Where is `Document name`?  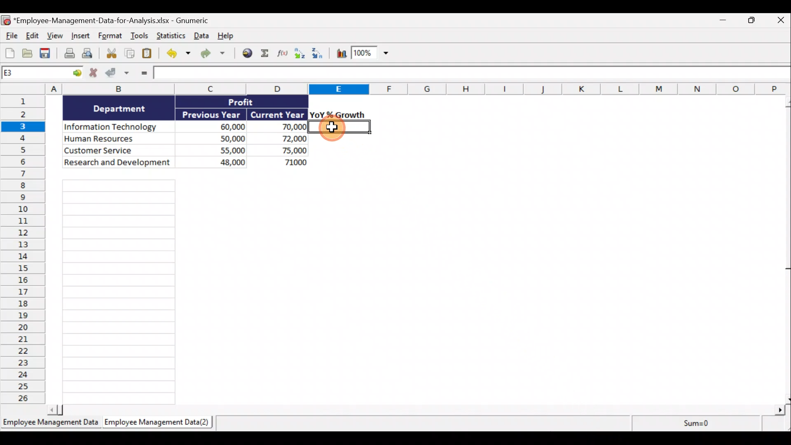 Document name is located at coordinates (113, 20).